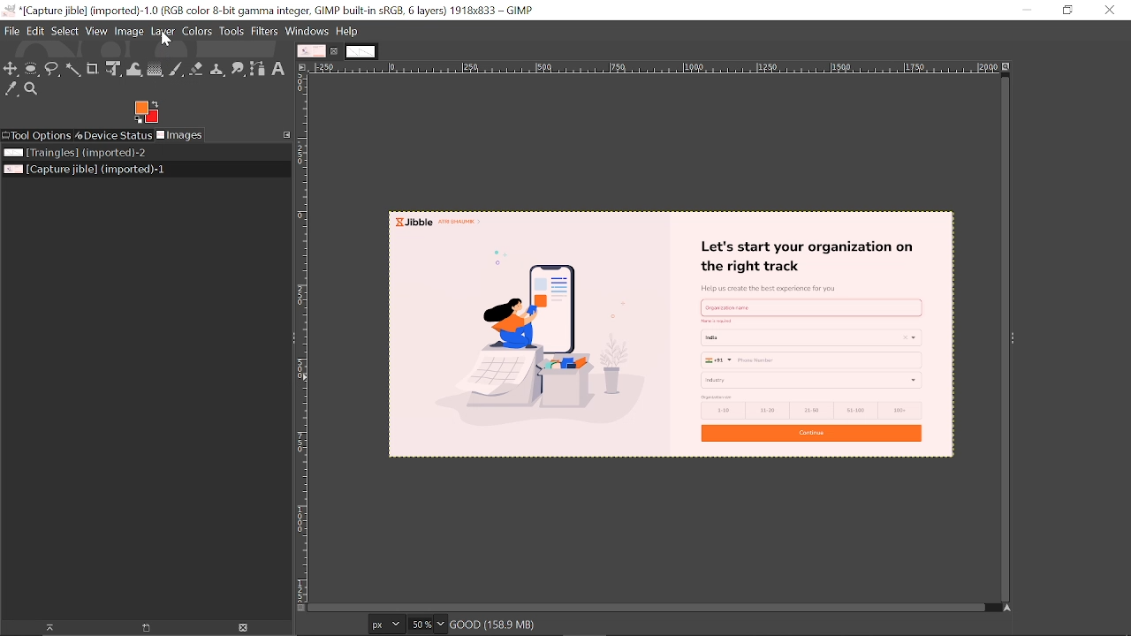  What do you see at coordinates (112, 136) in the screenshot?
I see `Device status` at bounding box center [112, 136].